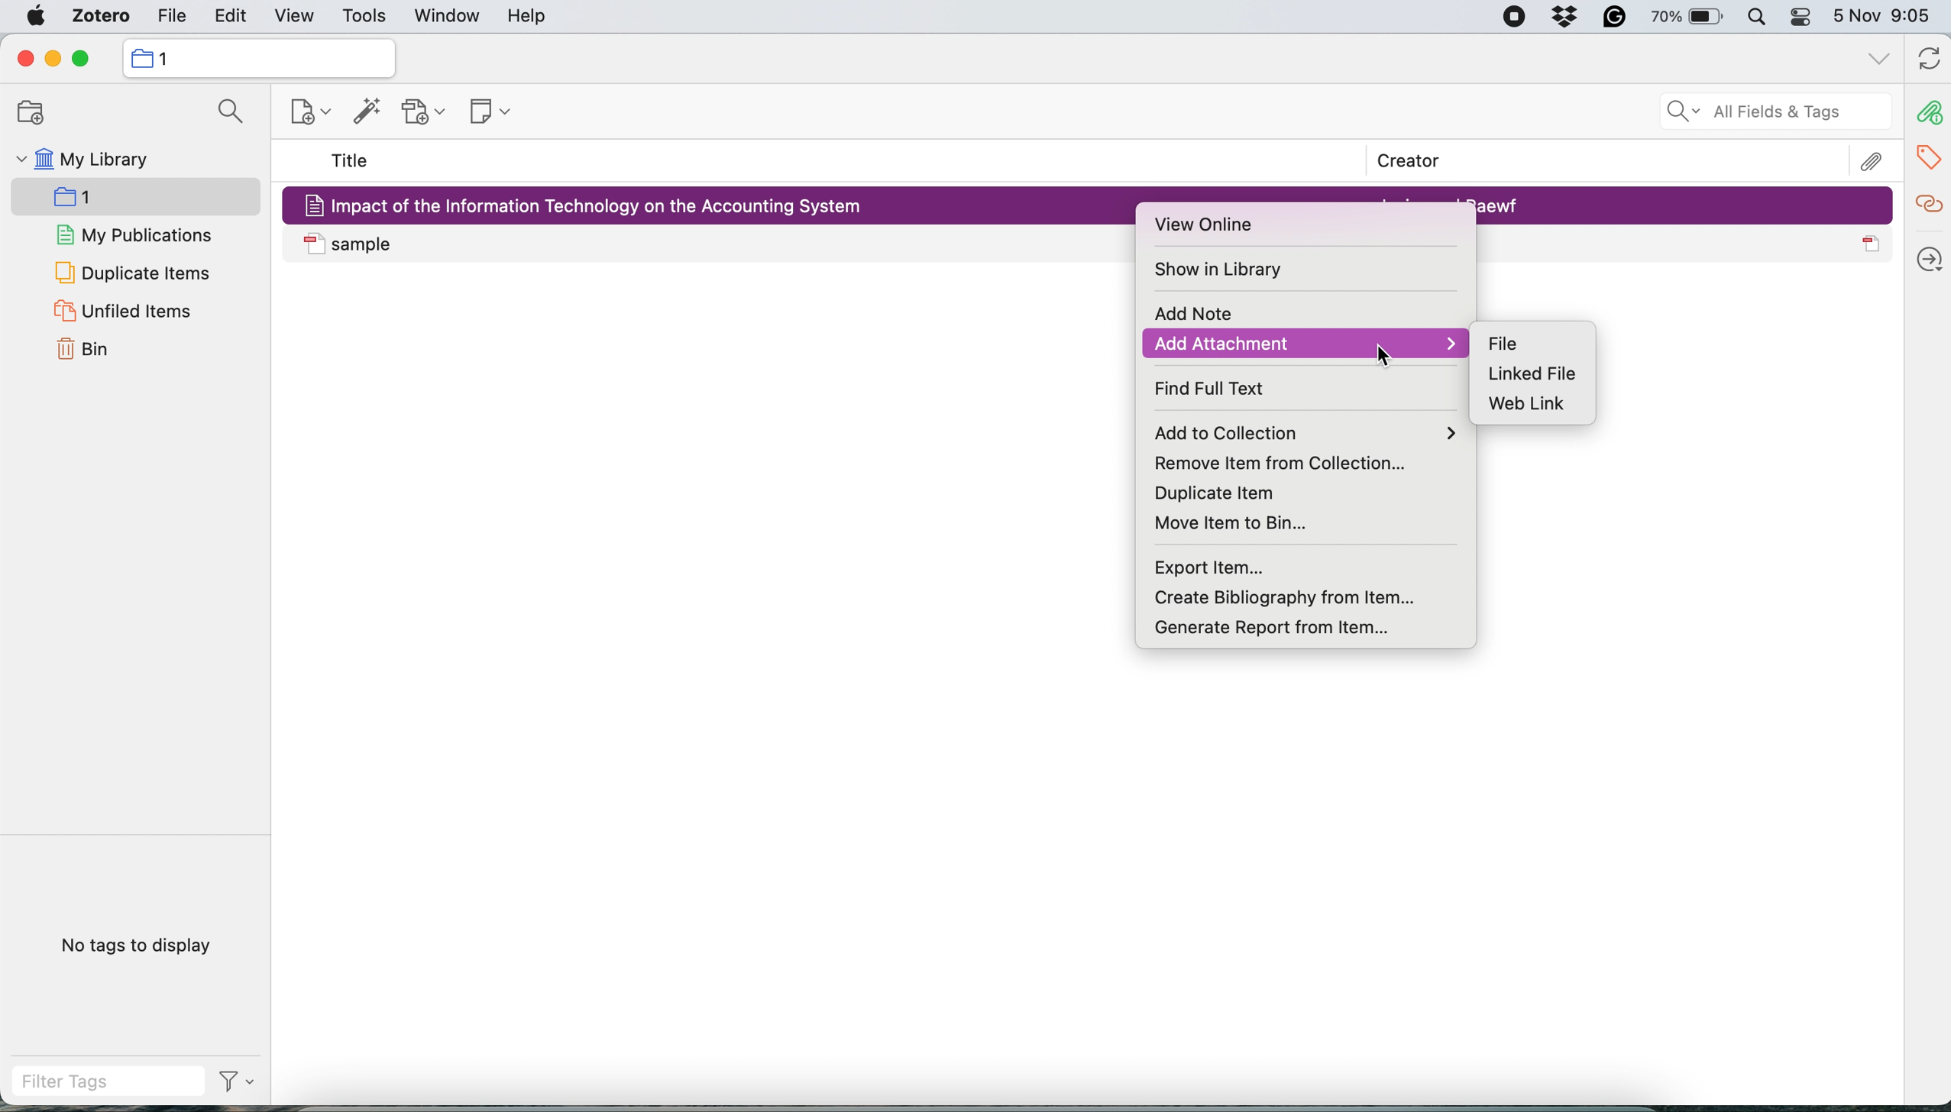 Image resolution: width=1951 pixels, height=1112 pixels. Describe the element at coordinates (1568, 19) in the screenshot. I see `dropbox` at that location.